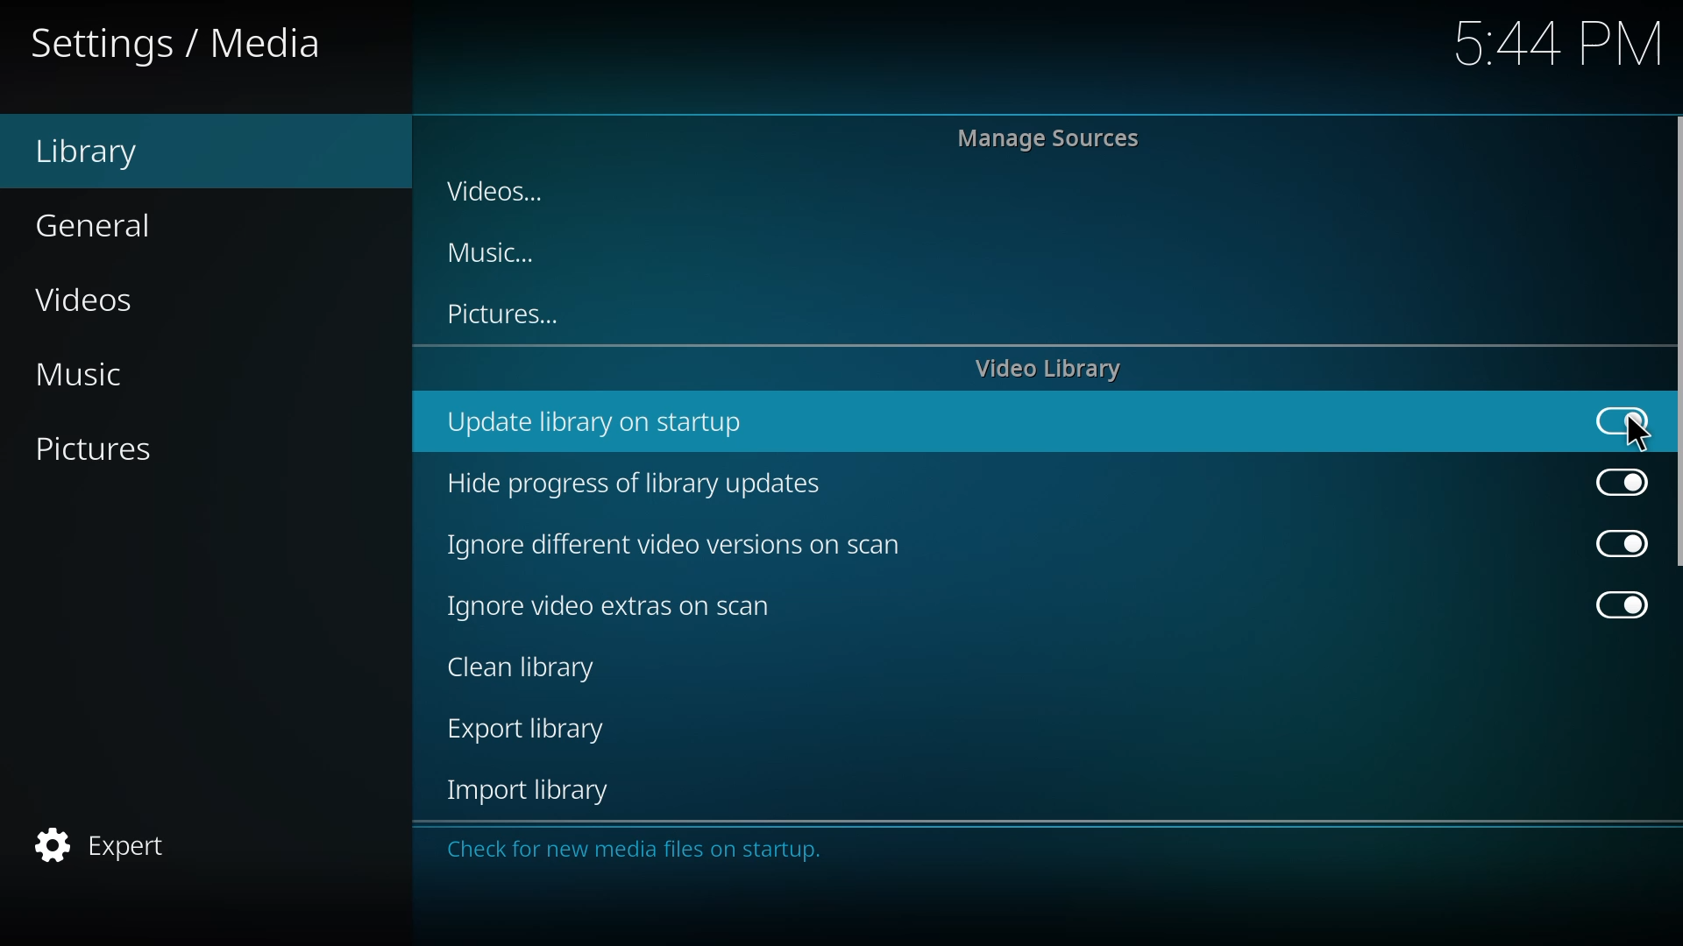  Describe the element at coordinates (1638, 424) in the screenshot. I see `cursor` at that location.